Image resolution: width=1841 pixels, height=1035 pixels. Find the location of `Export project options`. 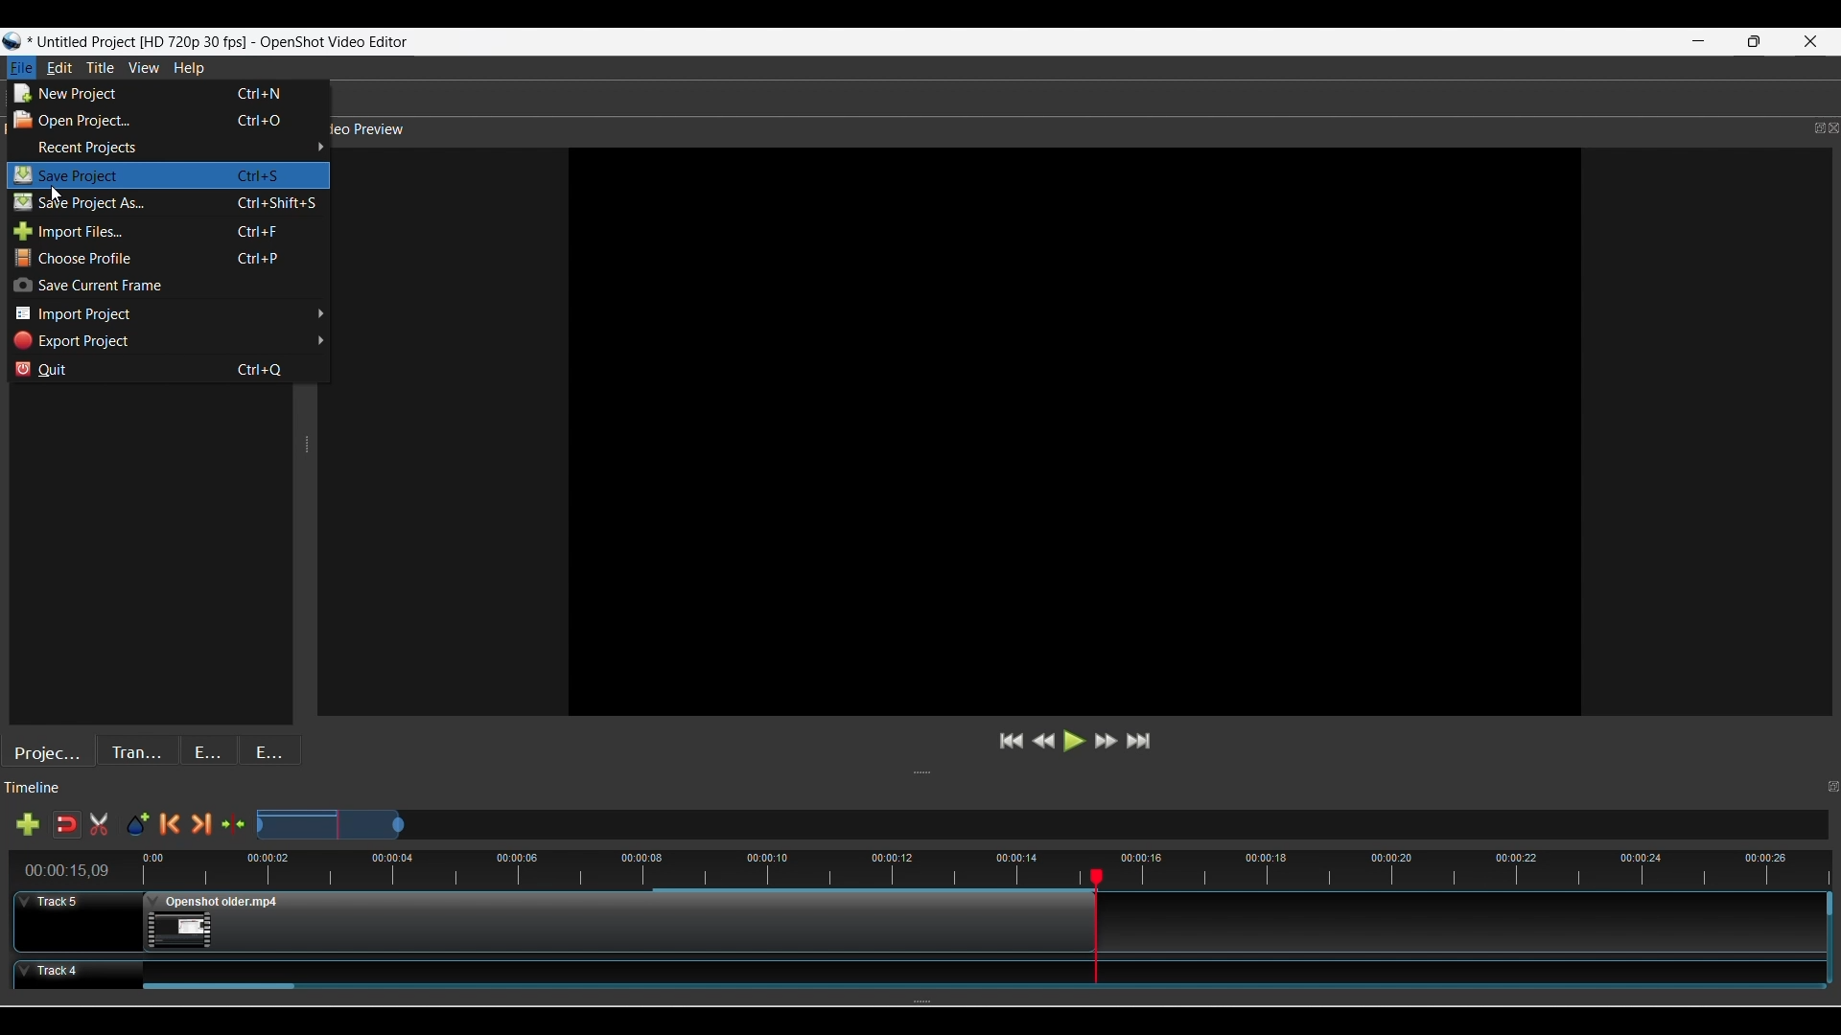

Export project options is located at coordinates (168, 341).